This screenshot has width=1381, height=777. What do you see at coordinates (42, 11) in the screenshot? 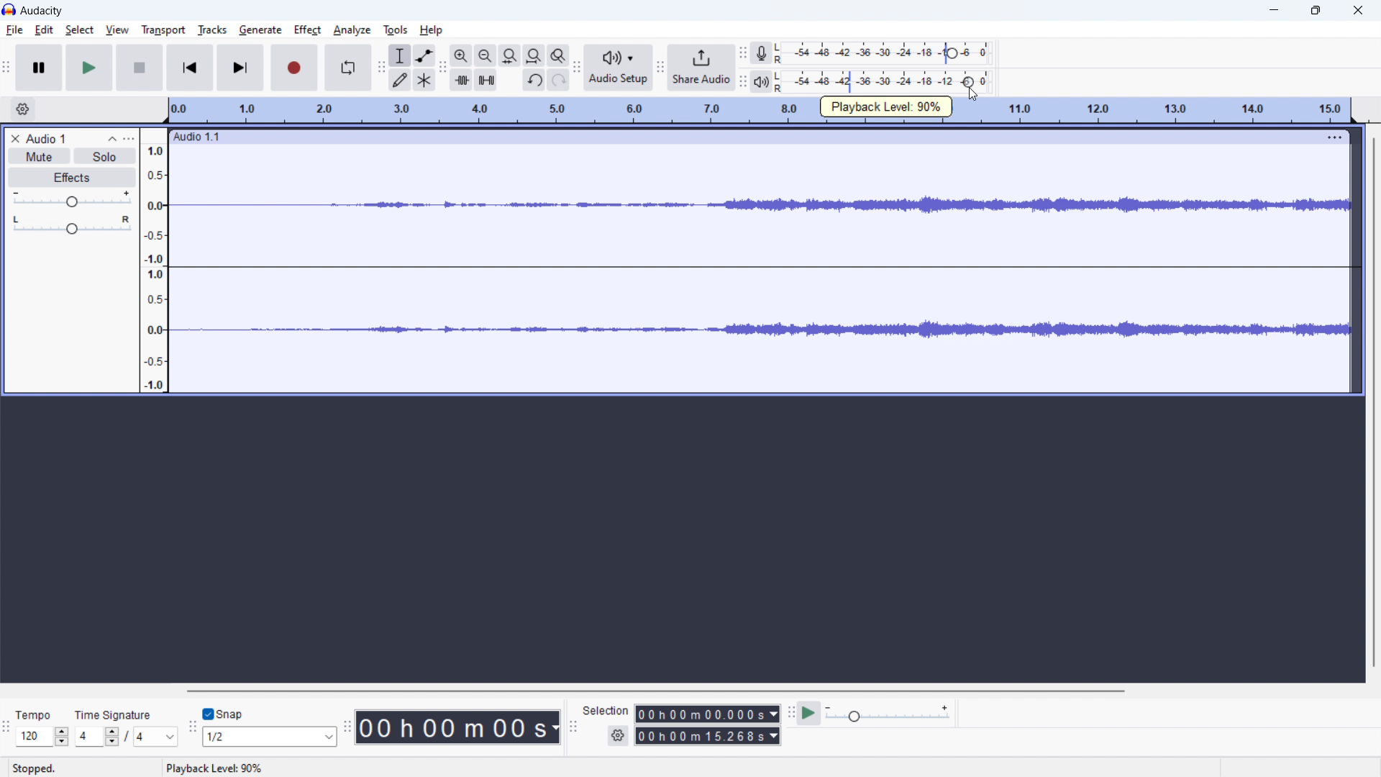
I see `audacity` at bounding box center [42, 11].